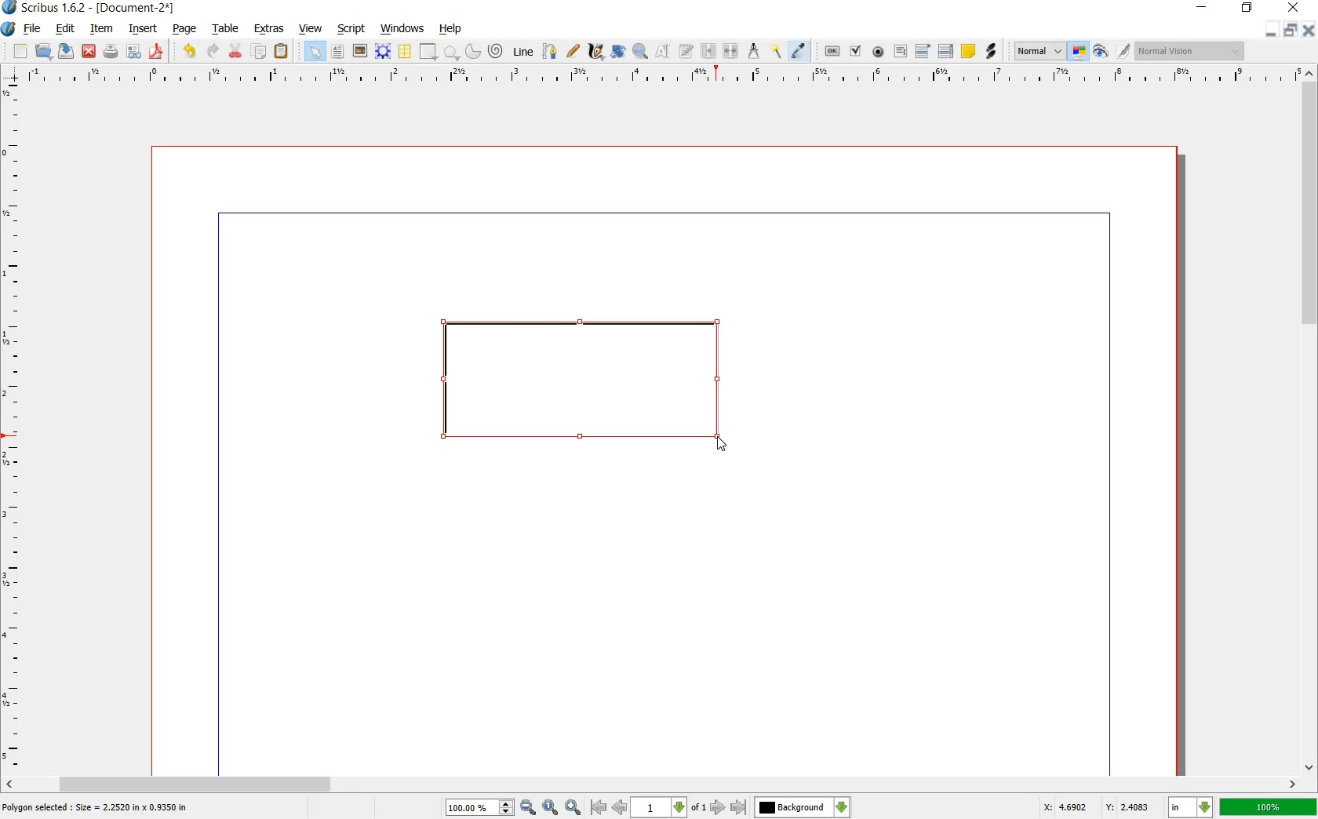 Image resolution: width=1318 pixels, height=819 pixels. Describe the element at coordinates (598, 807) in the screenshot. I see `go to first page` at that location.